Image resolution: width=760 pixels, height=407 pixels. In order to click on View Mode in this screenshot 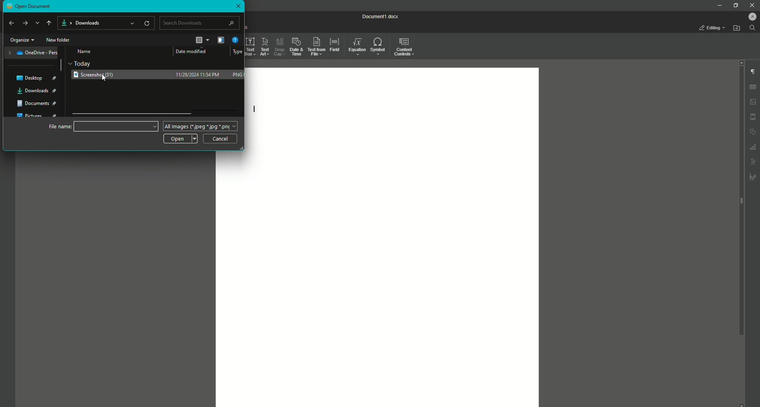, I will do `click(202, 40)`.